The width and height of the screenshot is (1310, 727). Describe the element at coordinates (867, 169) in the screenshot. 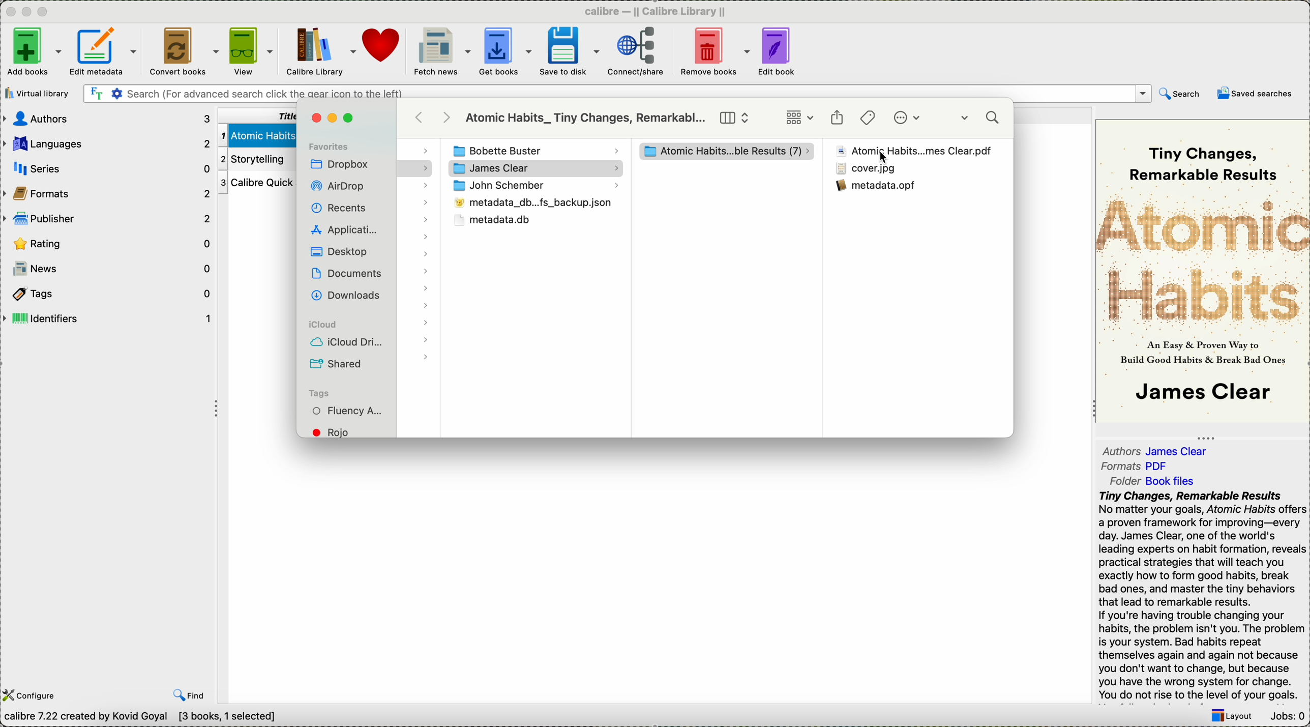

I see `file` at that location.